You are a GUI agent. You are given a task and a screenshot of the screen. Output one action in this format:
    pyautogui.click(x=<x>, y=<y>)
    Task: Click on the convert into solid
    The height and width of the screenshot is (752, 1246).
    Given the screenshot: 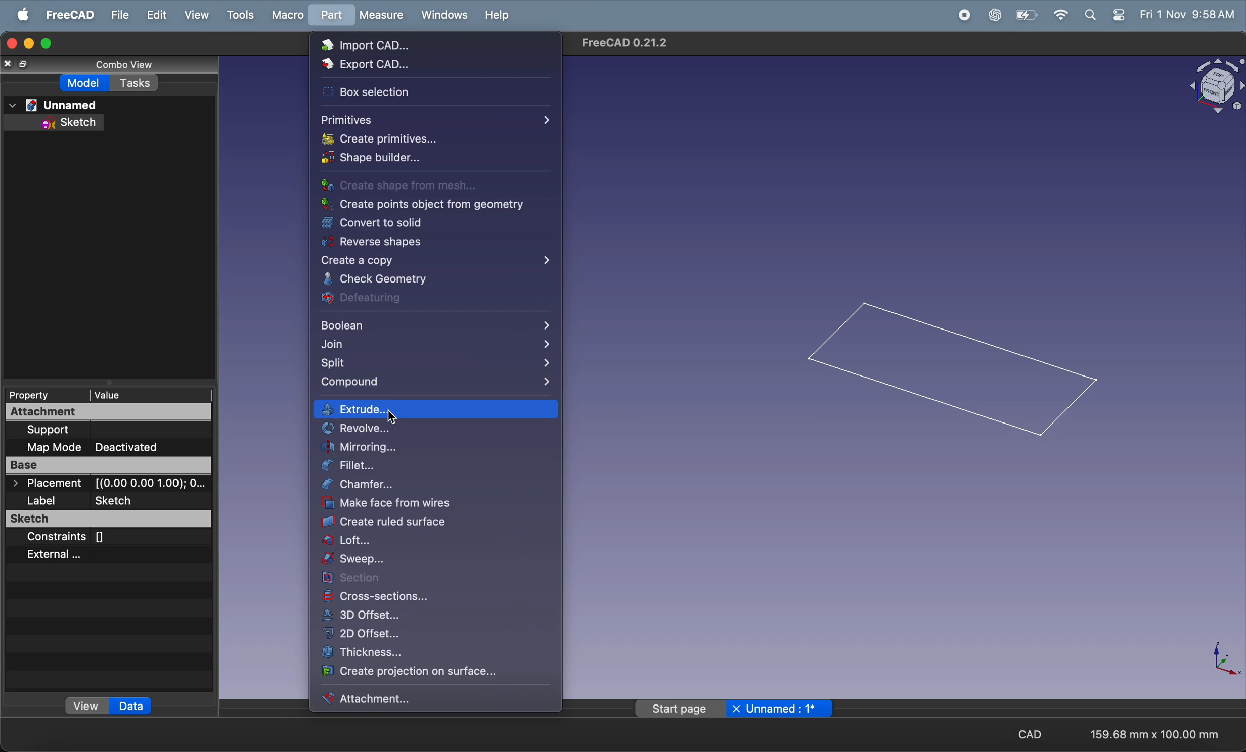 What is the action you would take?
    pyautogui.click(x=427, y=223)
    